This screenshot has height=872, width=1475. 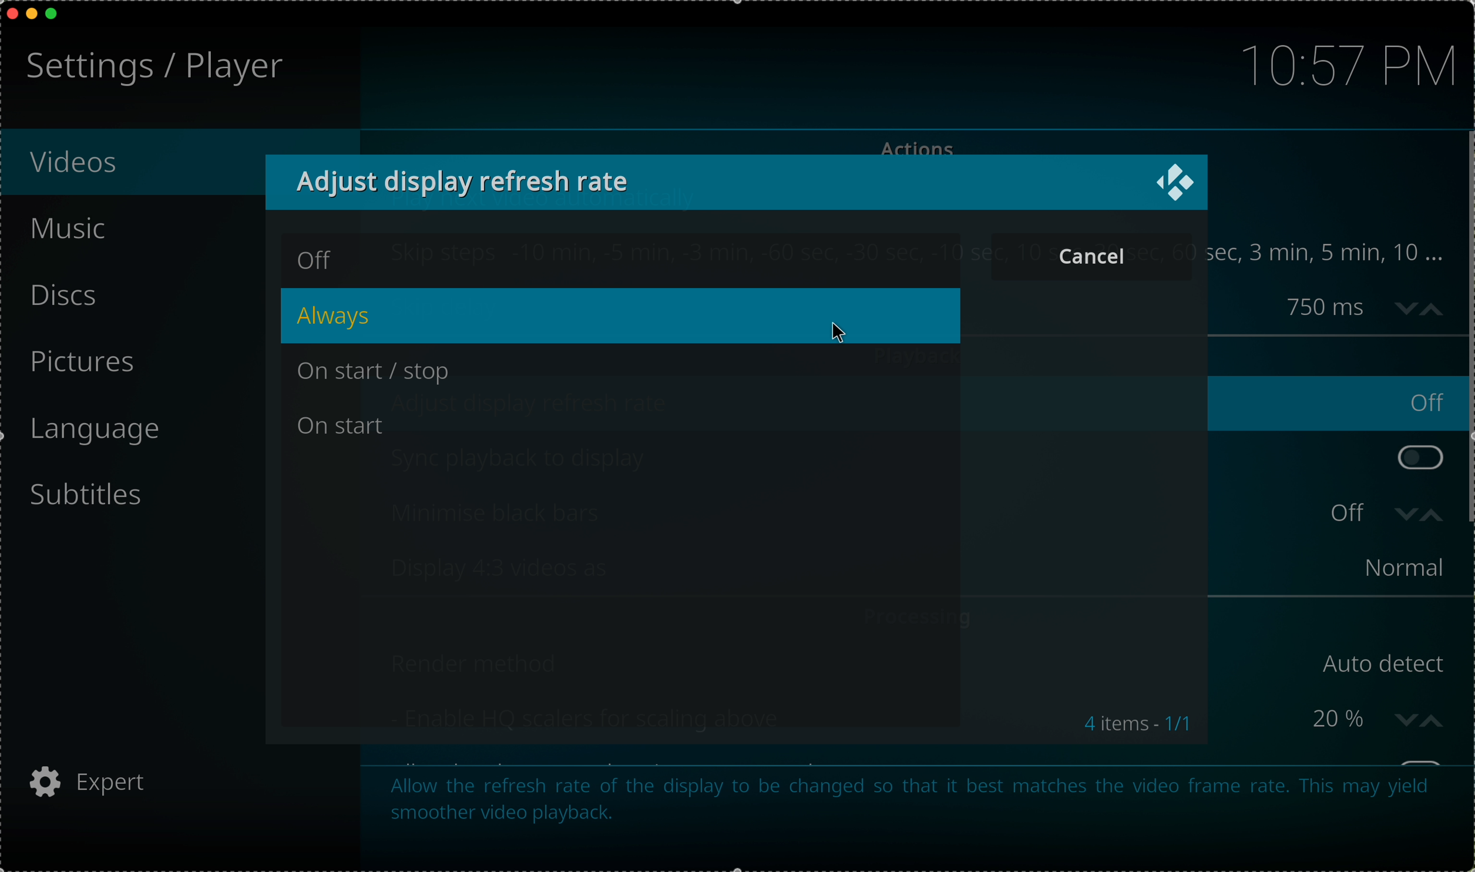 I want to click on adjust display refresh rate, so click(x=465, y=180).